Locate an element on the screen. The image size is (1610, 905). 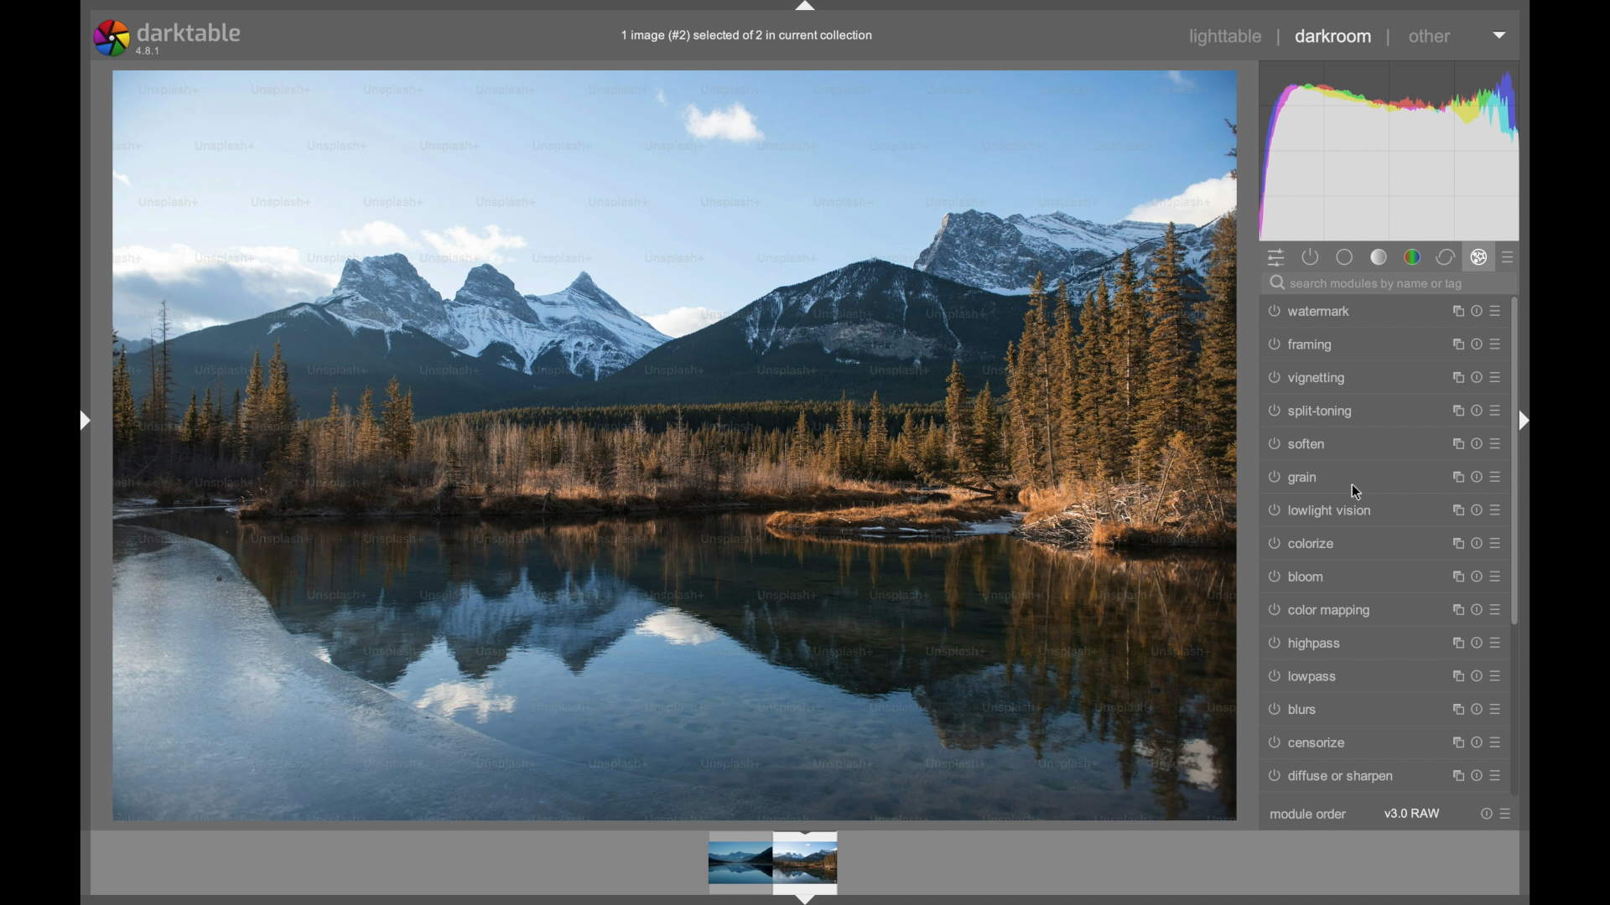
presets is located at coordinates (1498, 509).